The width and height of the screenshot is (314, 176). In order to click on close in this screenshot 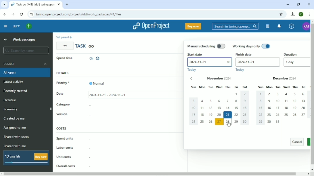, I will do `click(228, 63)`.